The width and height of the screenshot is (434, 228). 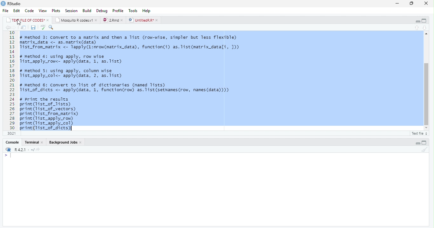 I want to click on Session, so click(x=72, y=10).